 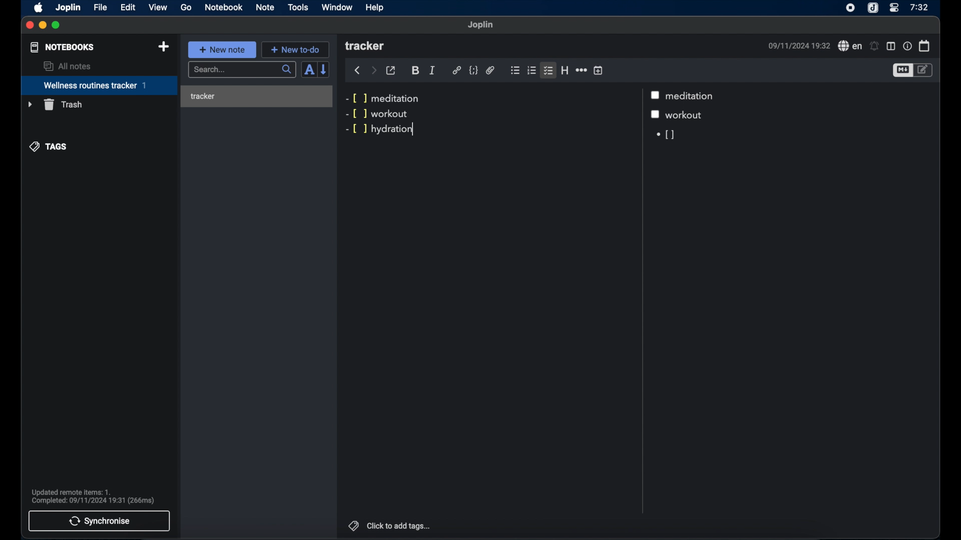 I want to click on [], so click(x=667, y=134).